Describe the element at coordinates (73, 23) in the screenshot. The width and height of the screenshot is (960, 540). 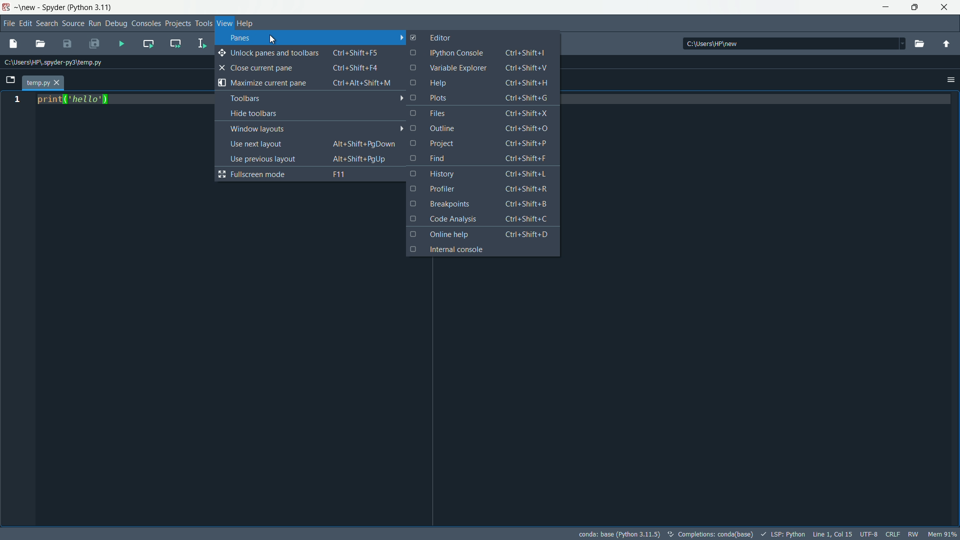
I see `source menu` at that location.